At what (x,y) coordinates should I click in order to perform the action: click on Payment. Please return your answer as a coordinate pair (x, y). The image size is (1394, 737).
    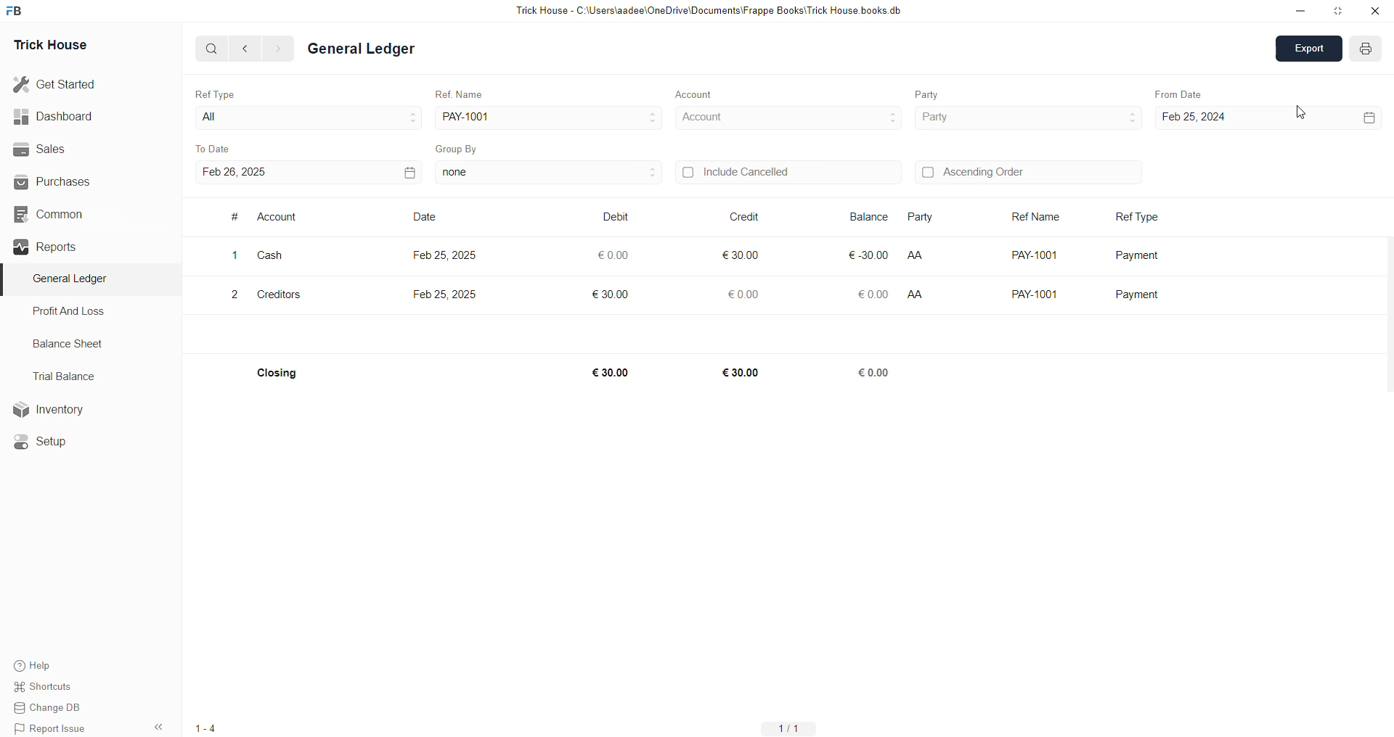
    Looking at the image, I should click on (1142, 253).